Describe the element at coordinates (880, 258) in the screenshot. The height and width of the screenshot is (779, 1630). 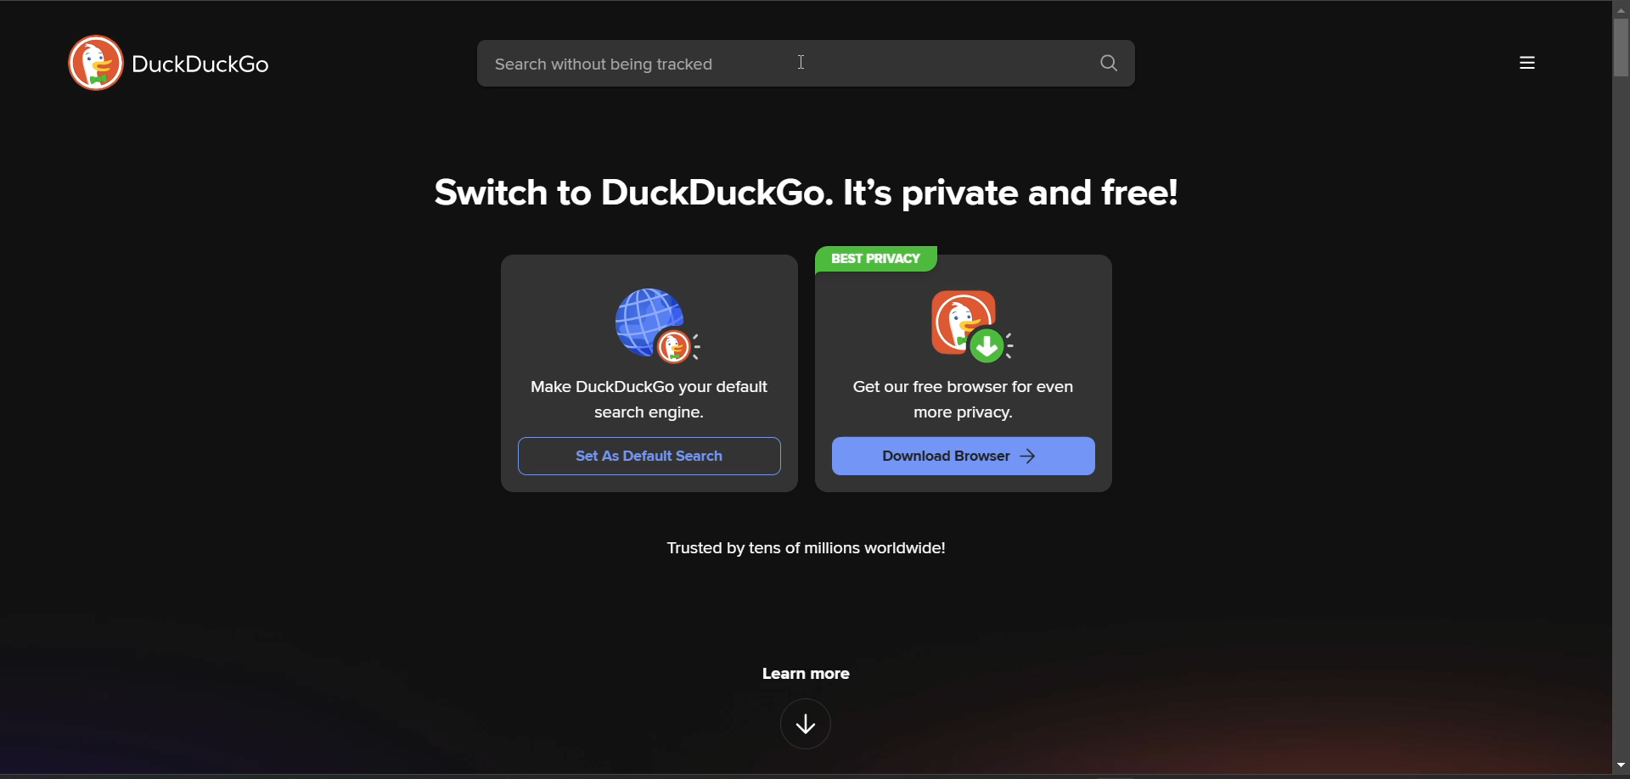
I see `BEST PRIVACY` at that location.